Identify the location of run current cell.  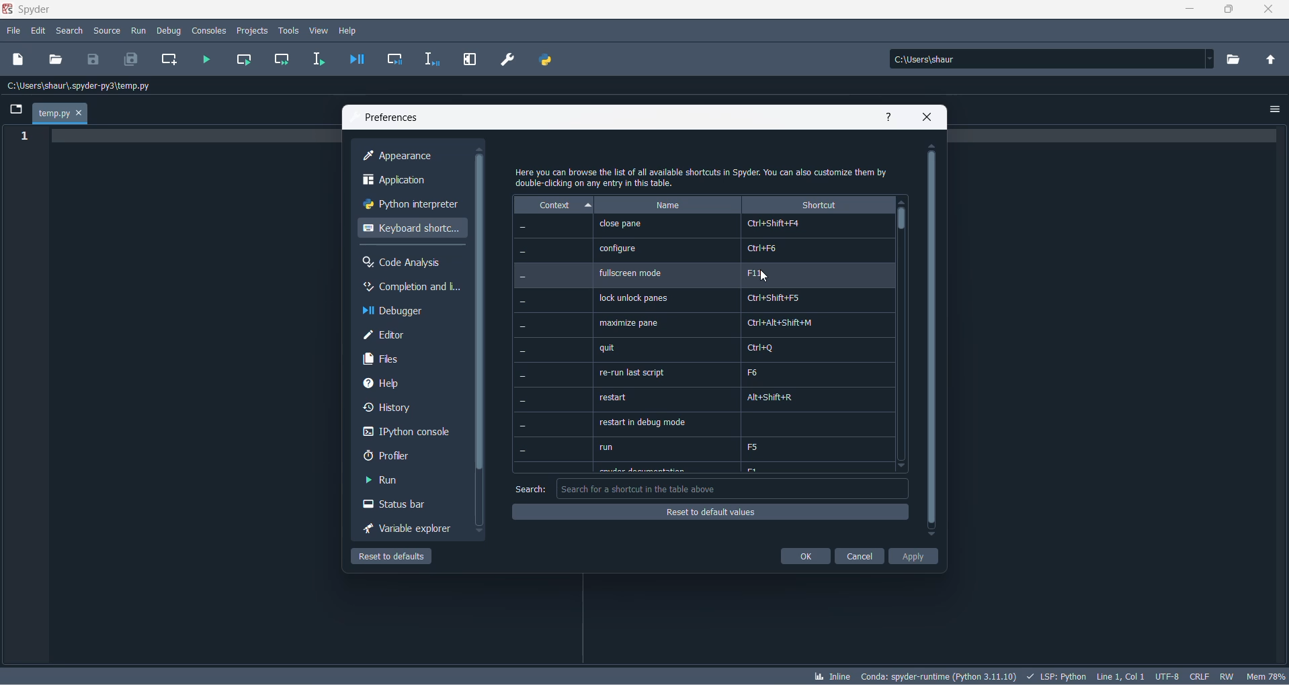
(241, 60).